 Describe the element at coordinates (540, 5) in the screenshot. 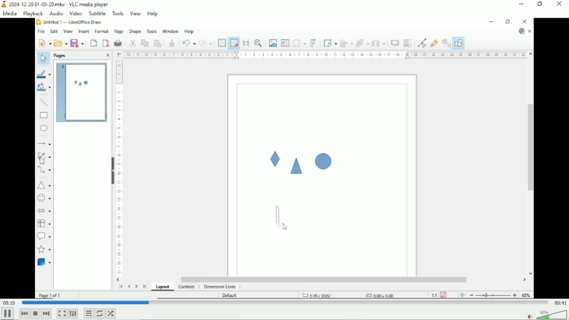

I see `Restore down` at that location.